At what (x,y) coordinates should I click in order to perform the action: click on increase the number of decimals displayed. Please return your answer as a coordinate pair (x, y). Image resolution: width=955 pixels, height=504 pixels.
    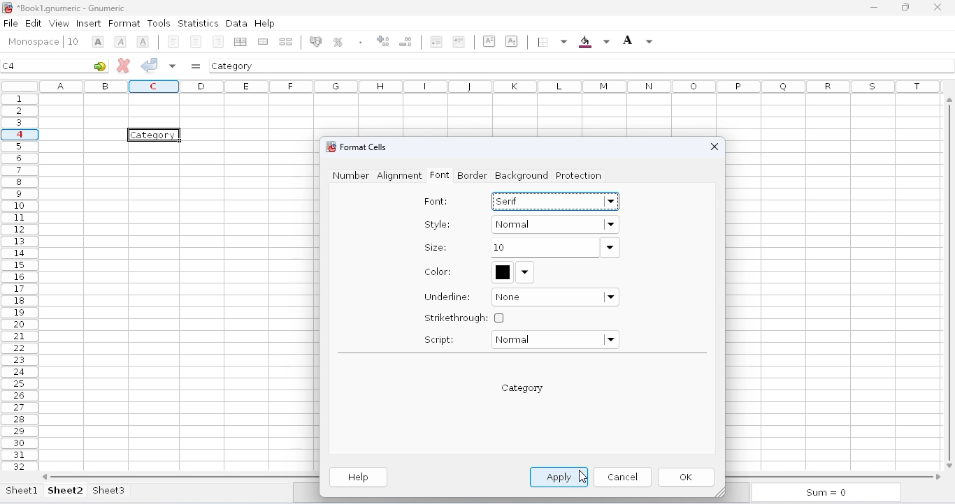
    Looking at the image, I should click on (383, 41).